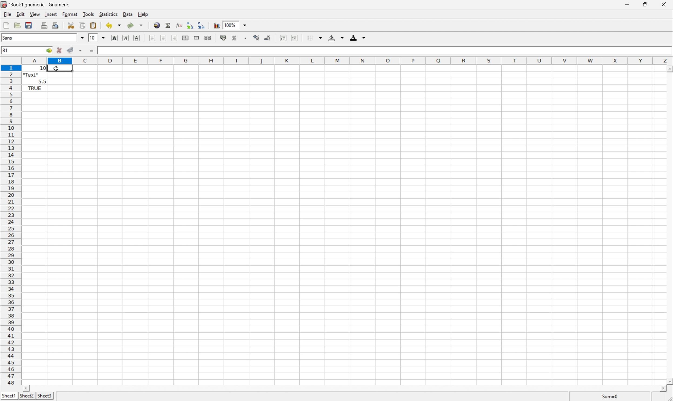 Image resolution: width=673 pixels, height=401 pixels. I want to click on Decrease indent, and align the contents to the left, so click(282, 38).